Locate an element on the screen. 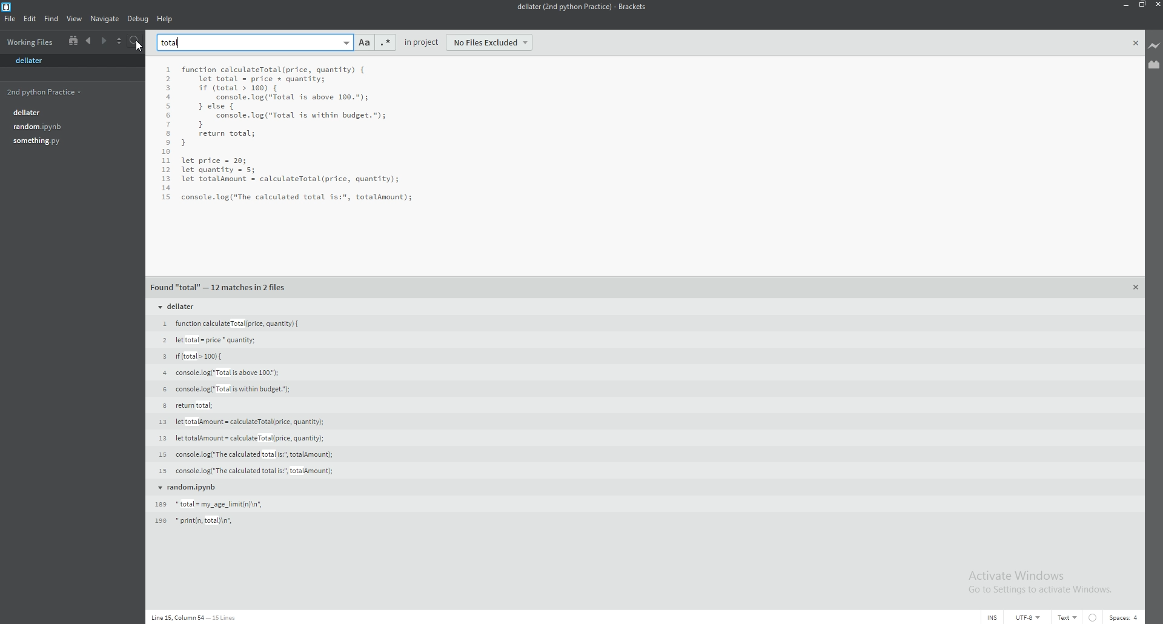 The image size is (1163, 624). debug is located at coordinates (138, 19).